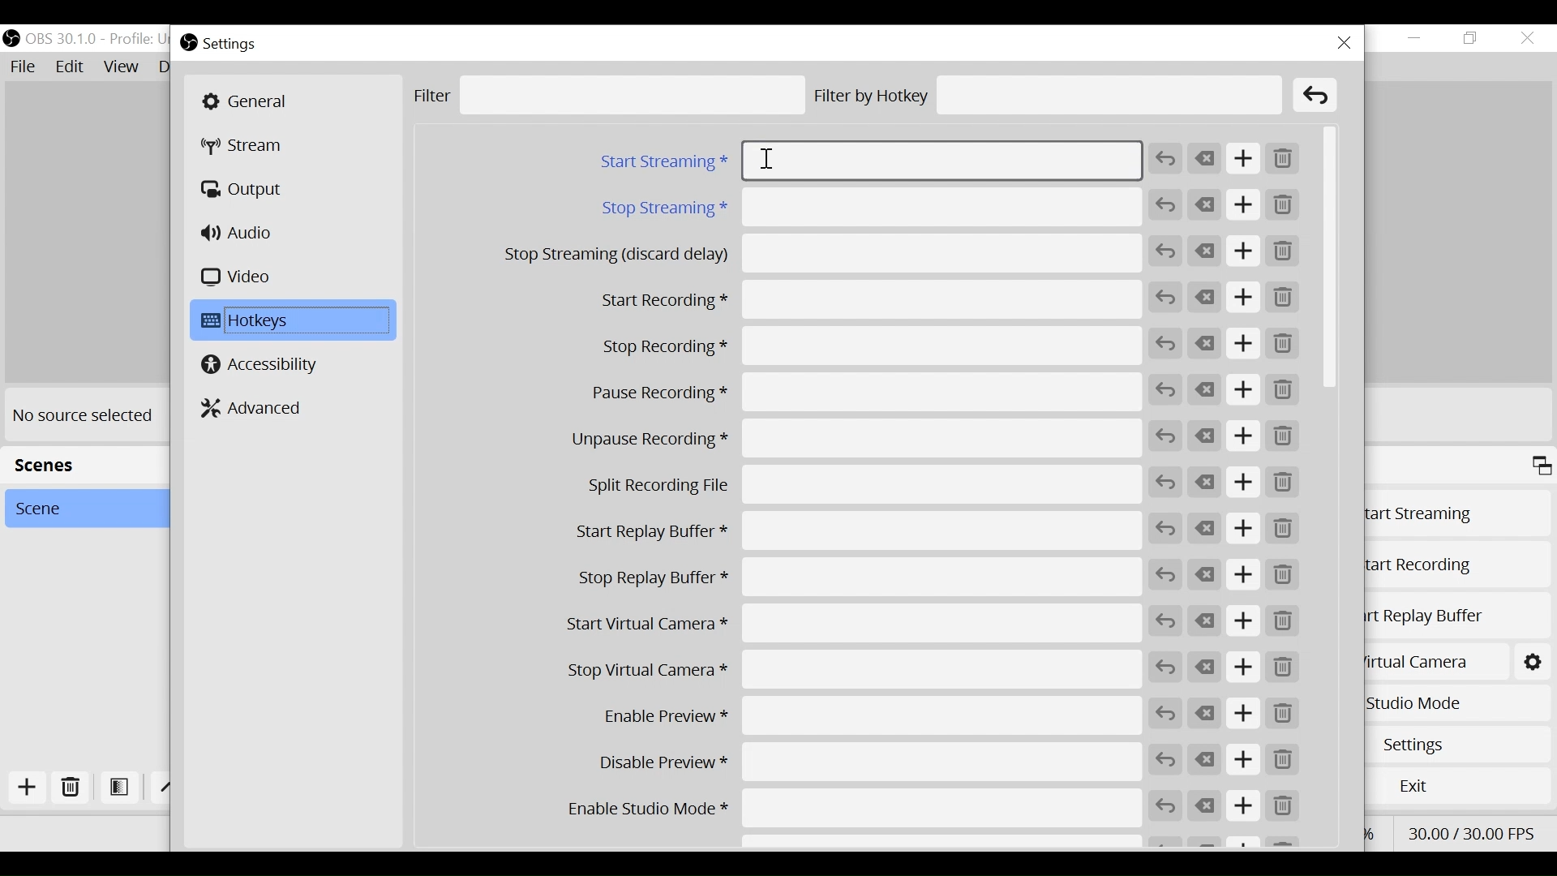  I want to click on Add, so click(1244, 576).